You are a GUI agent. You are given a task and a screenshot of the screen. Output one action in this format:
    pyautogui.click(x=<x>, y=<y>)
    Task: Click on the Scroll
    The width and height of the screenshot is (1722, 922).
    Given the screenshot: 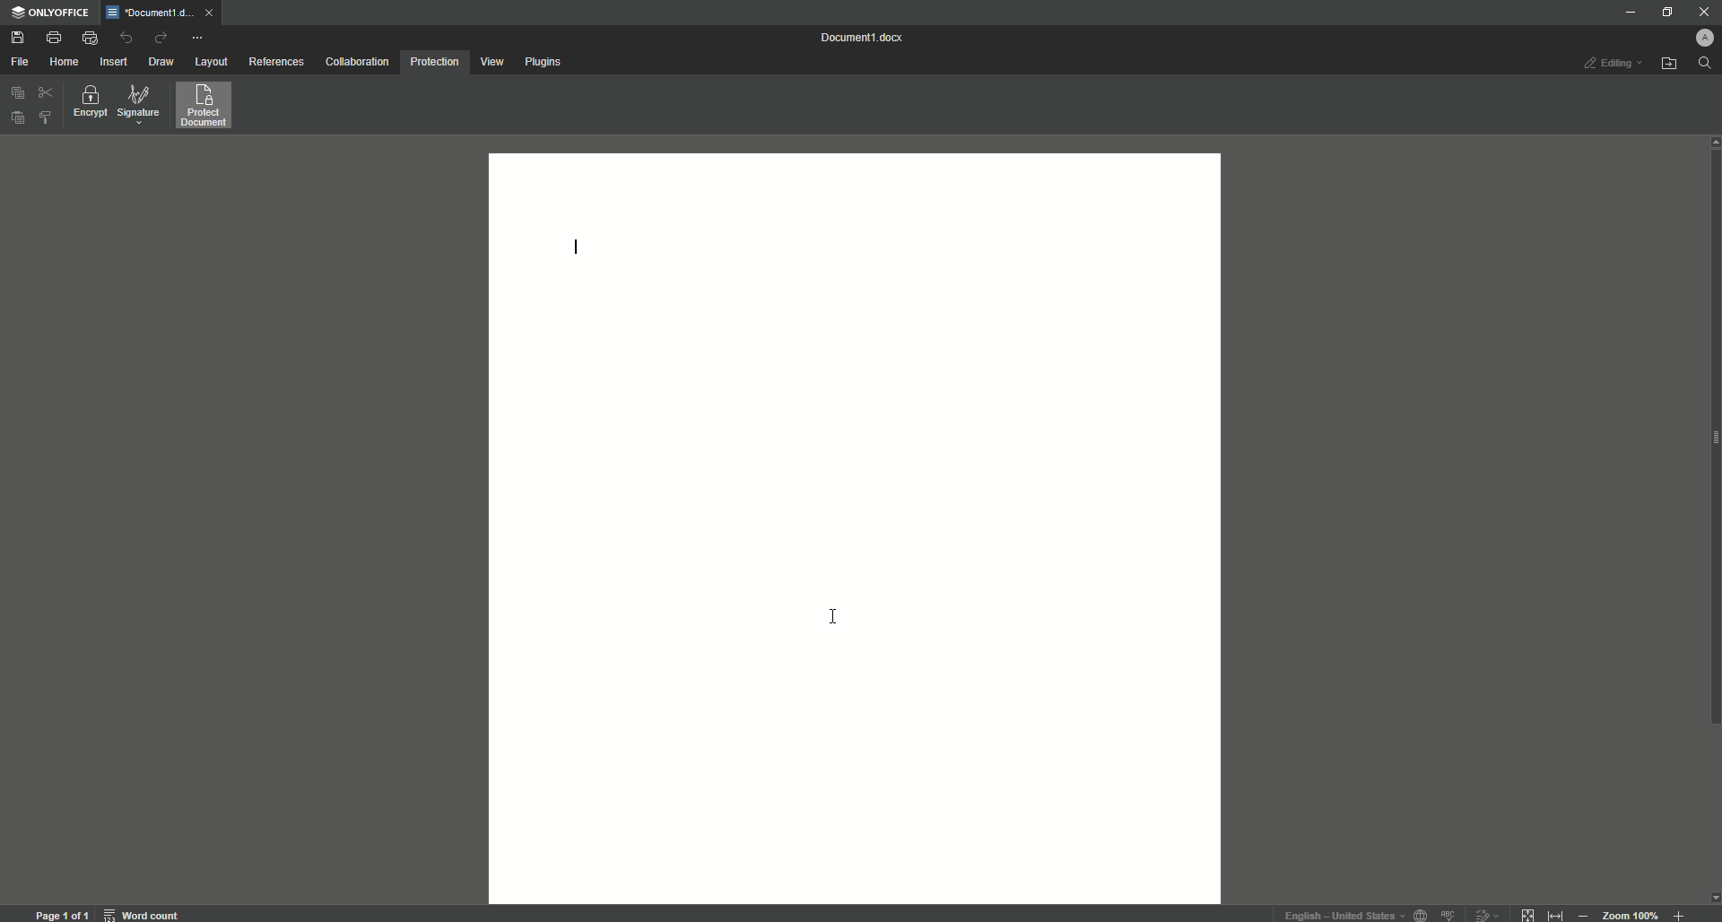 What is the action you would take?
    pyautogui.click(x=1711, y=481)
    